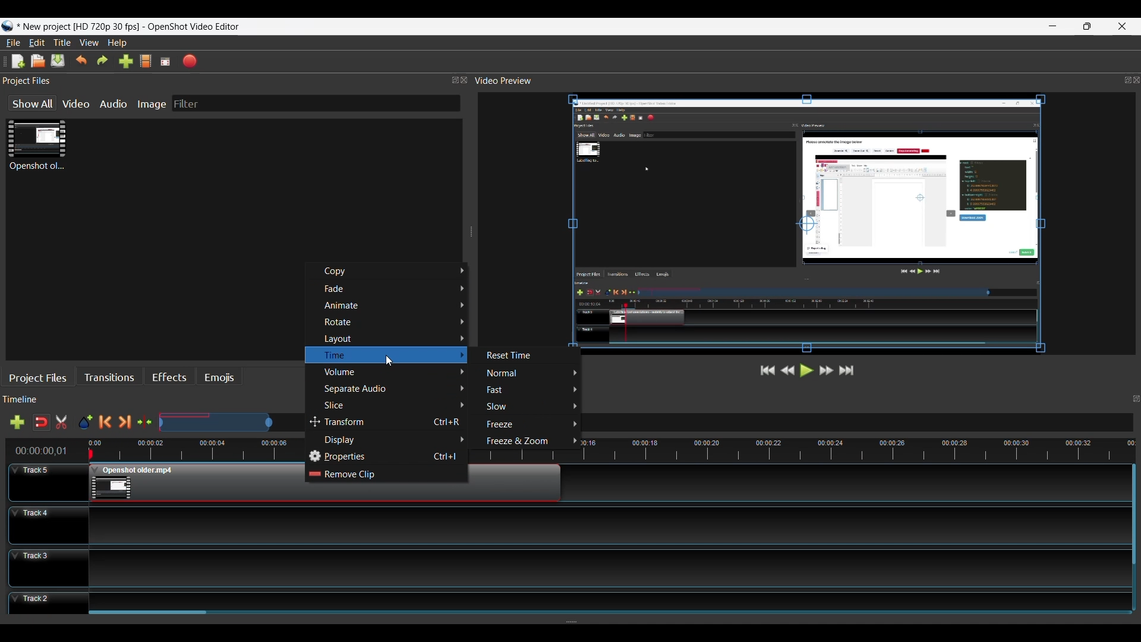  What do you see at coordinates (85, 423) in the screenshot?
I see `Add Marker` at bounding box center [85, 423].